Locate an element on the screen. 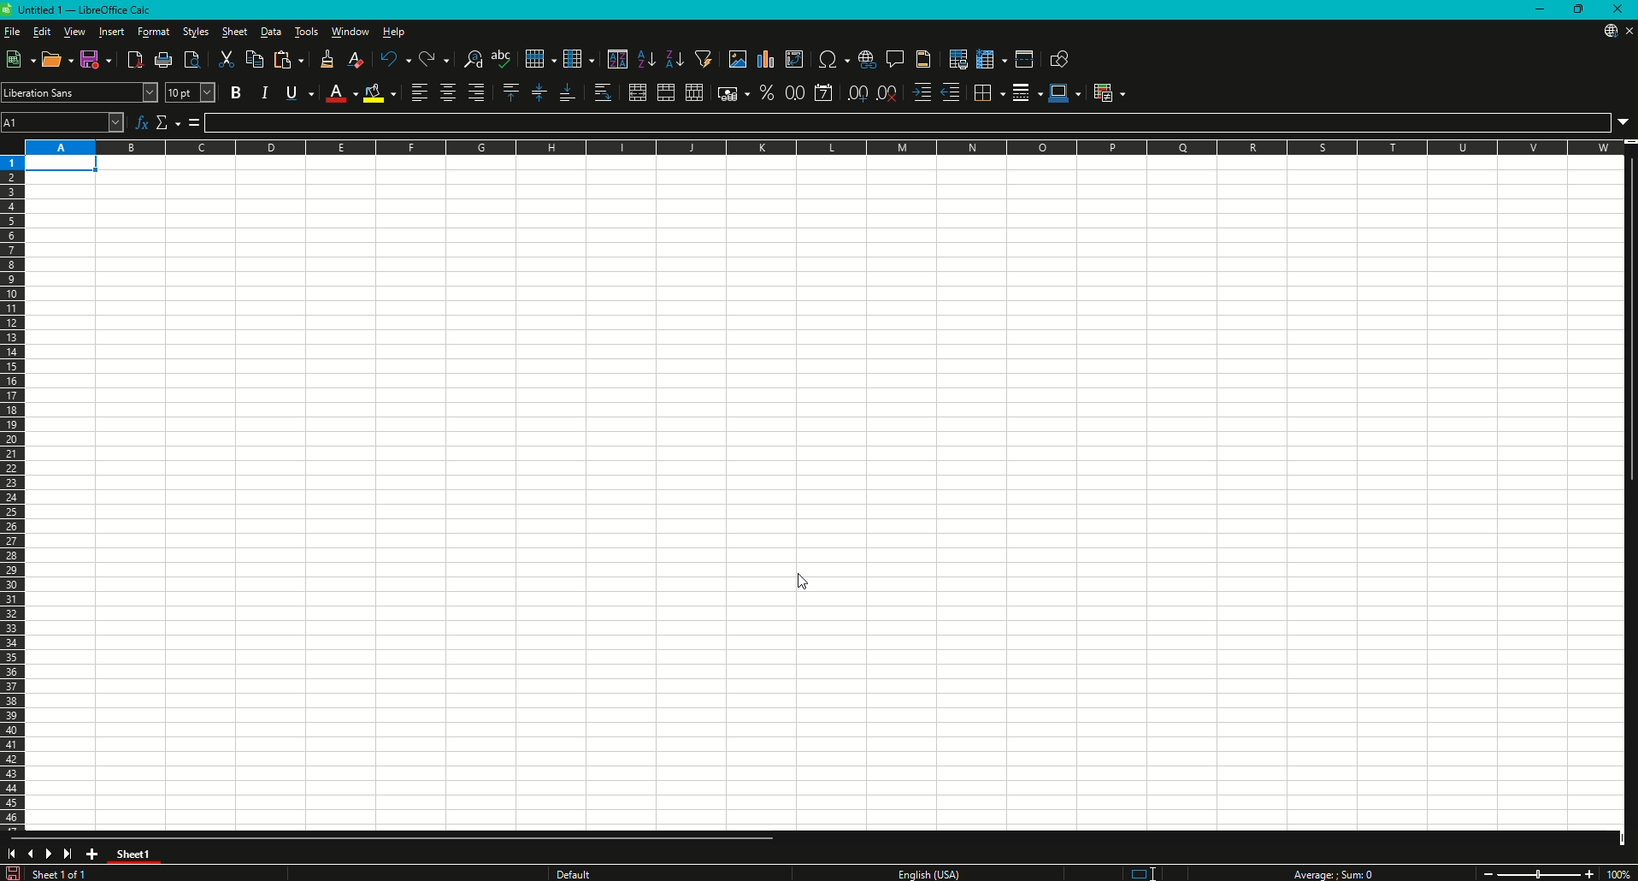  Clear Direction Formatting is located at coordinates (356, 59).